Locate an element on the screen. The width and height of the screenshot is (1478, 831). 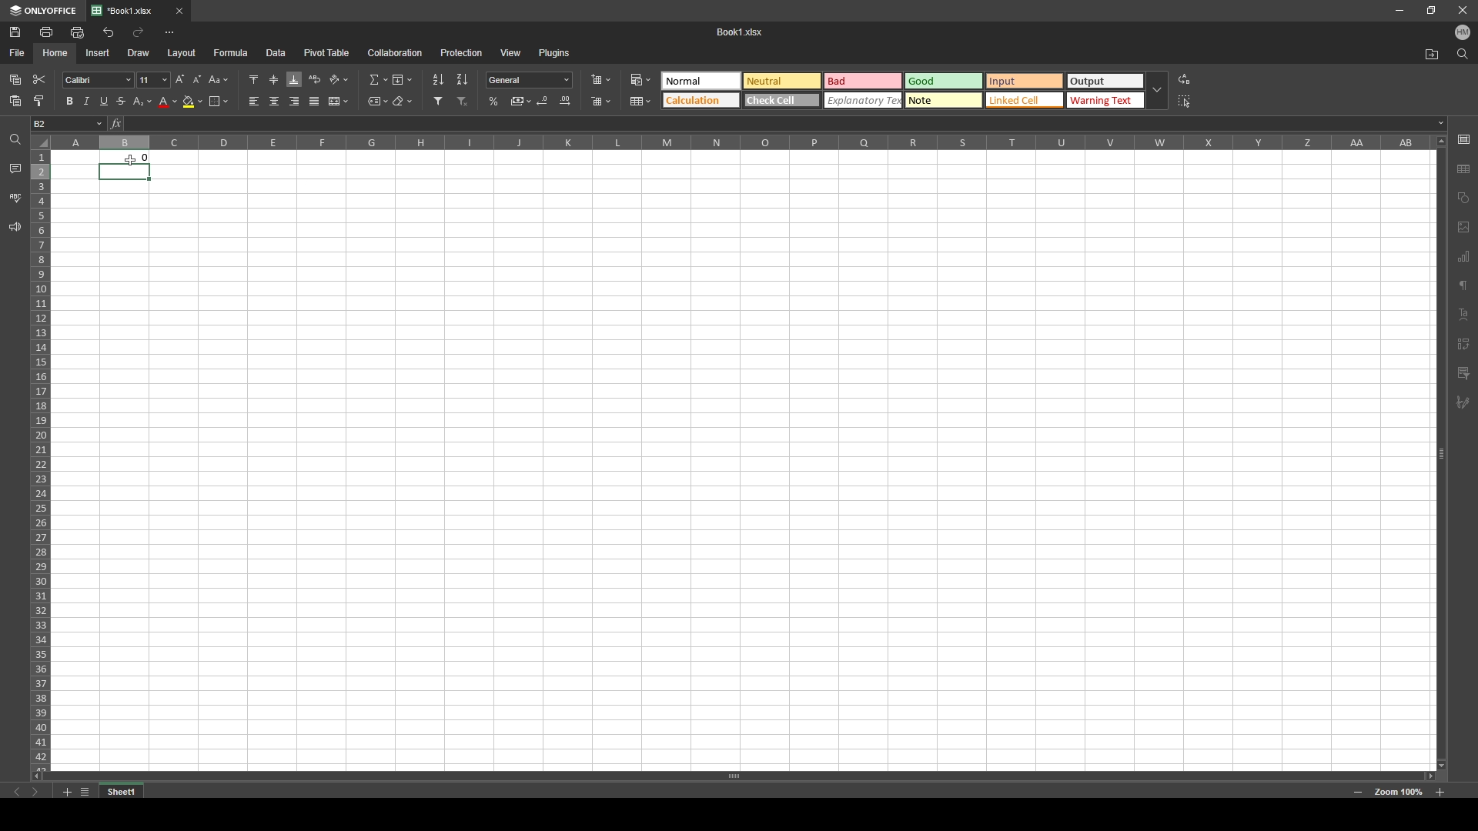
output is located at coordinates (129, 155).